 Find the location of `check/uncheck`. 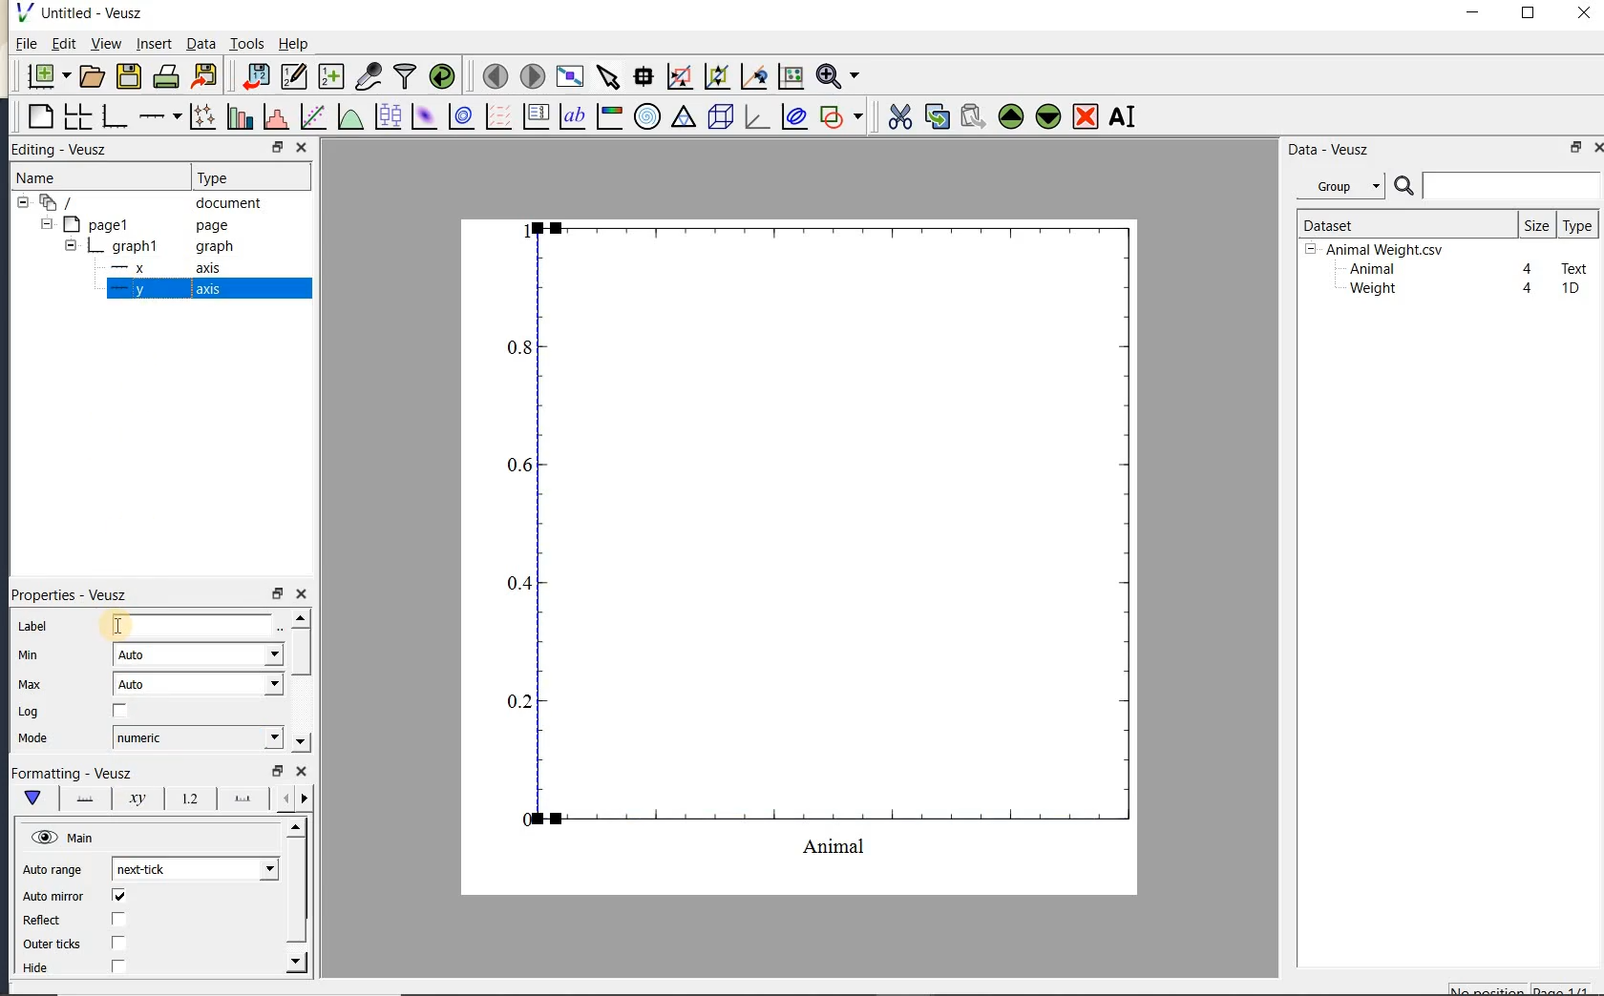

check/uncheck is located at coordinates (120, 712).